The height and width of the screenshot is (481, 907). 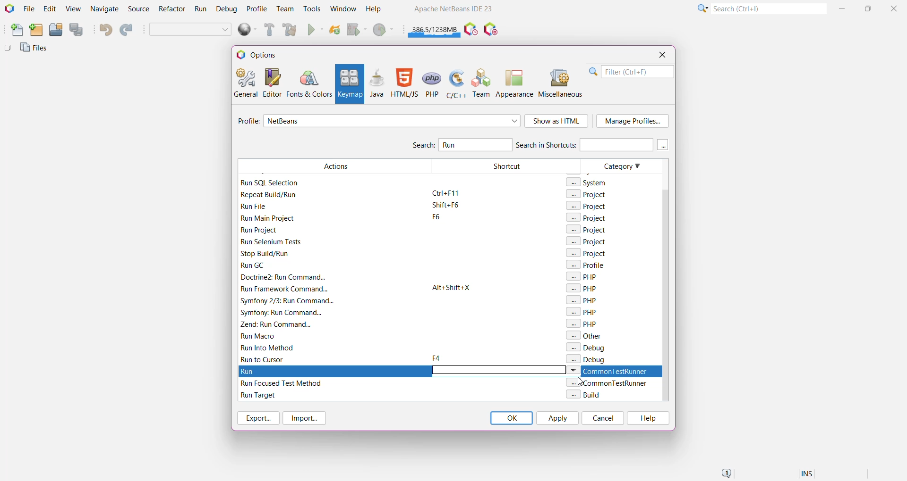 I want to click on Save All, so click(x=77, y=30).